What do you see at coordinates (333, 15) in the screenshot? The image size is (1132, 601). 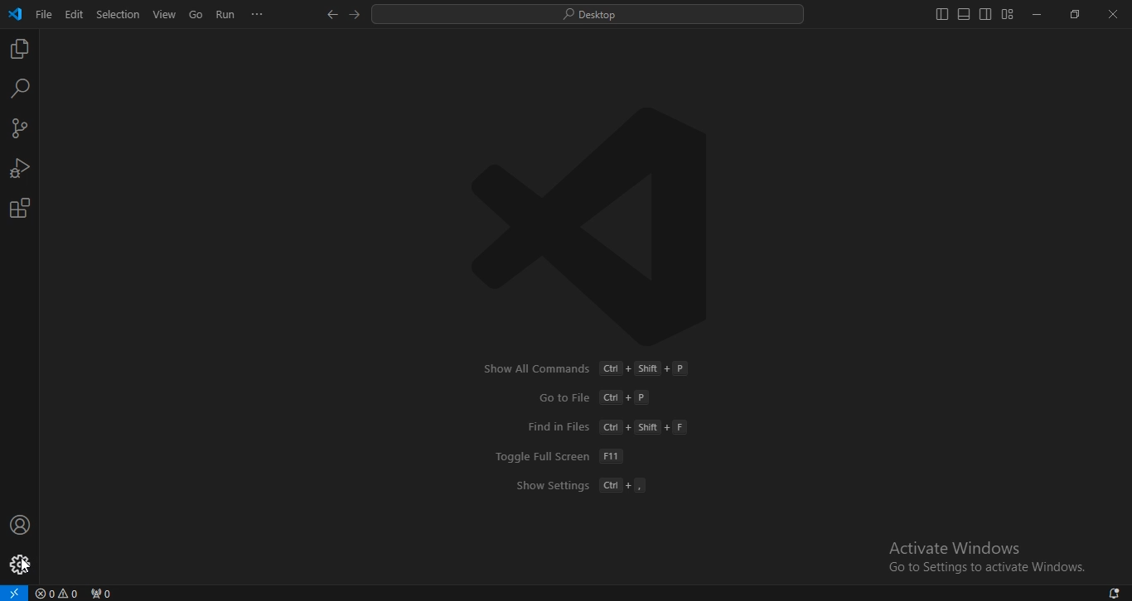 I see `go back` at bounding box center [333, 15].